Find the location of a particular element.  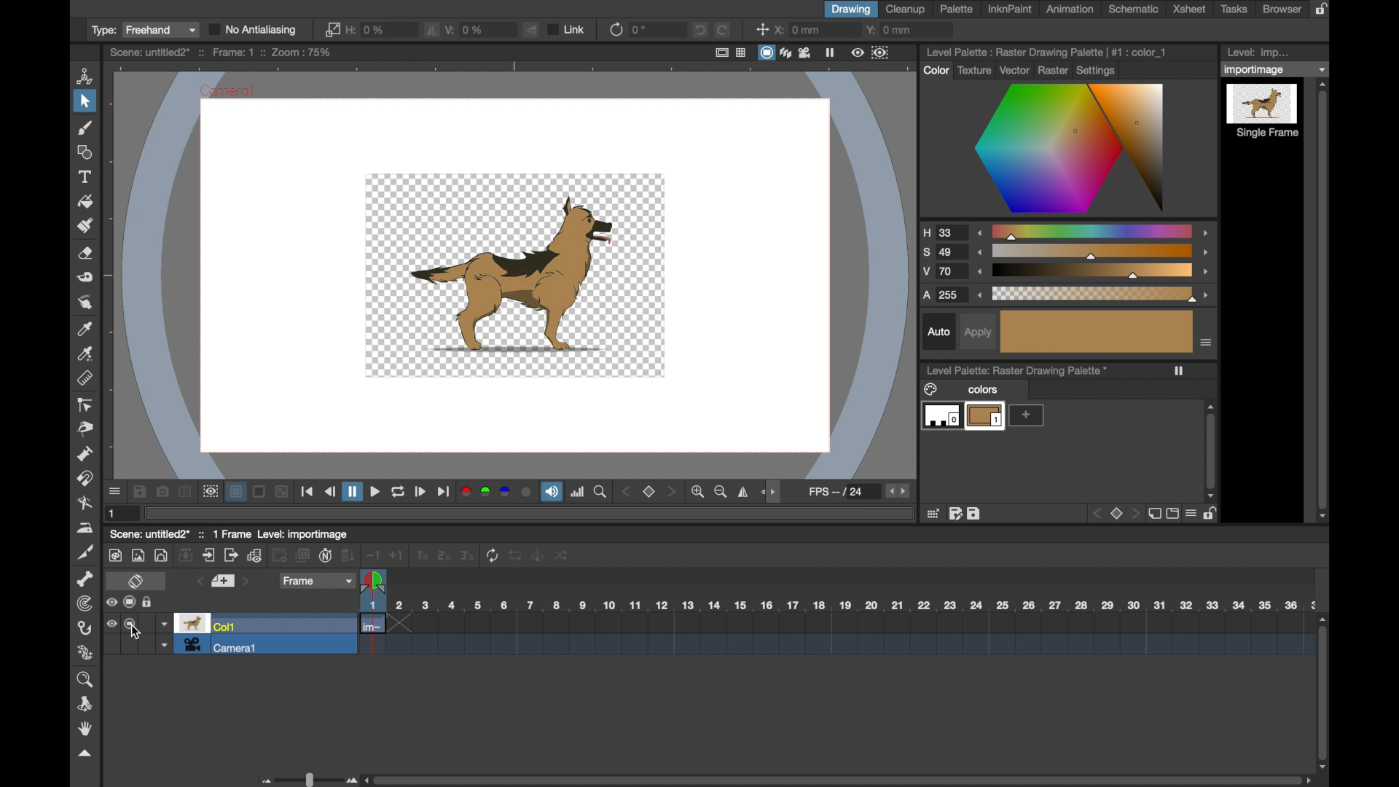

circle is located at coordinates (162, 555).